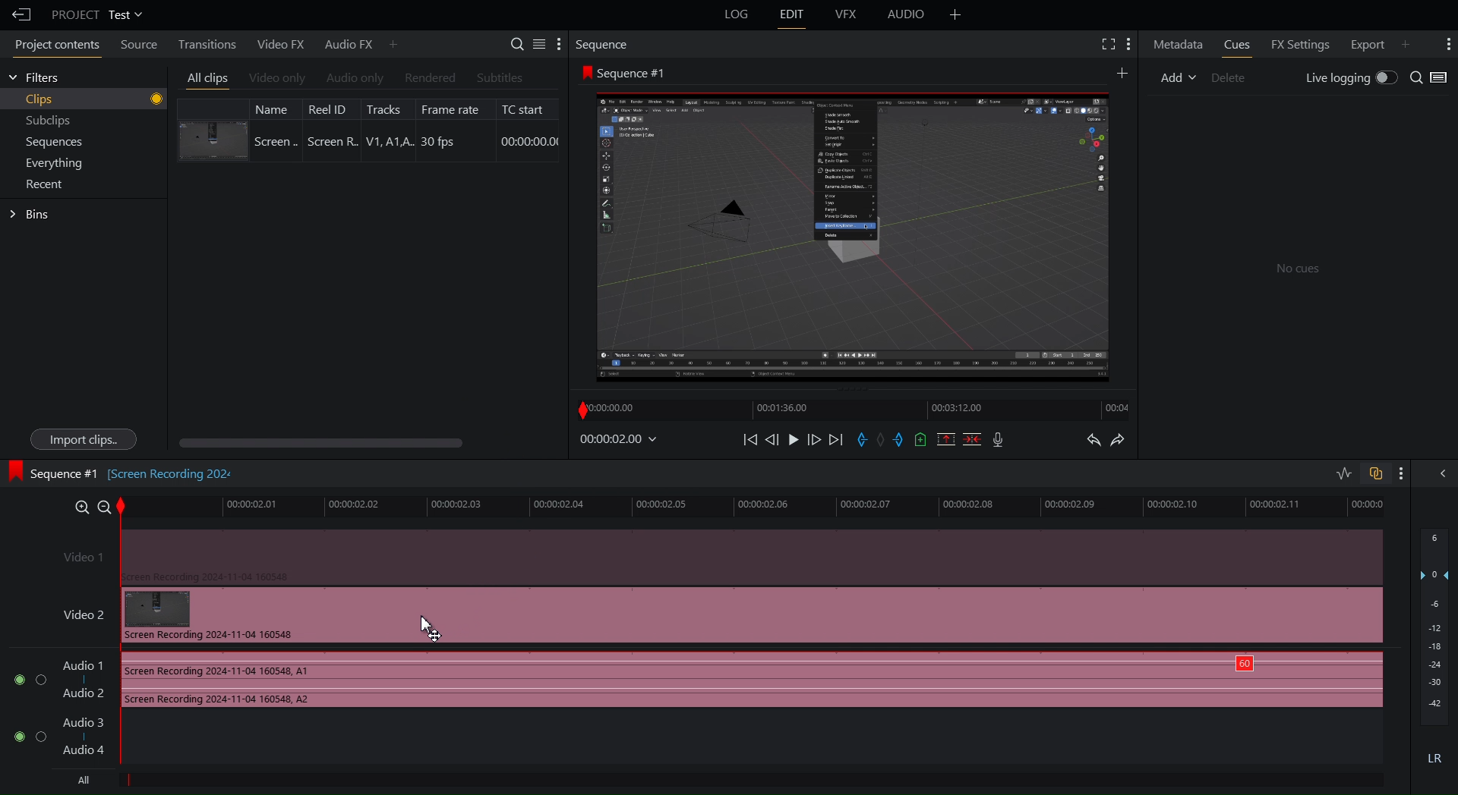 The width and height of the screenshot is (1458, 795). I want to click on Audio, so click(907, 17).